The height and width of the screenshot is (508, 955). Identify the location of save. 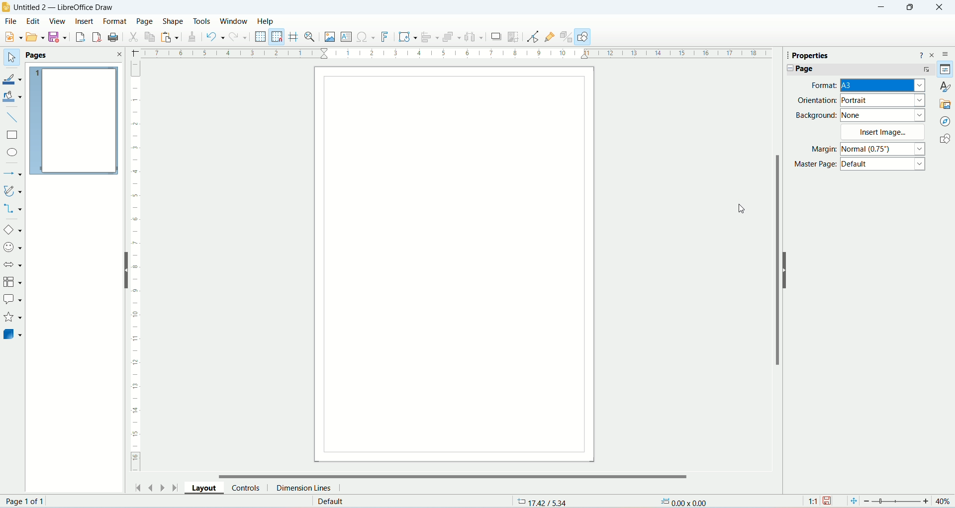
(59, 37).